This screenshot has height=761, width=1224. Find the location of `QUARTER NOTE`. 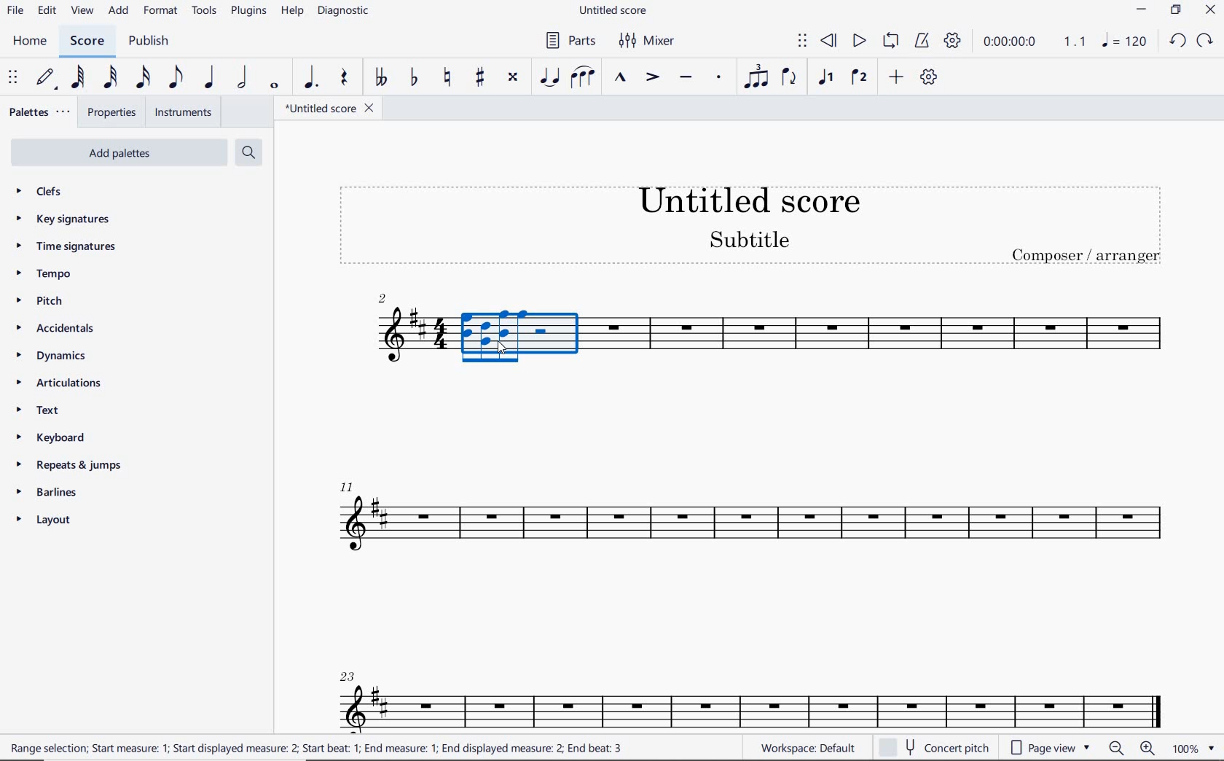

QUARTER NOTE is located at coordinates (210, 78).